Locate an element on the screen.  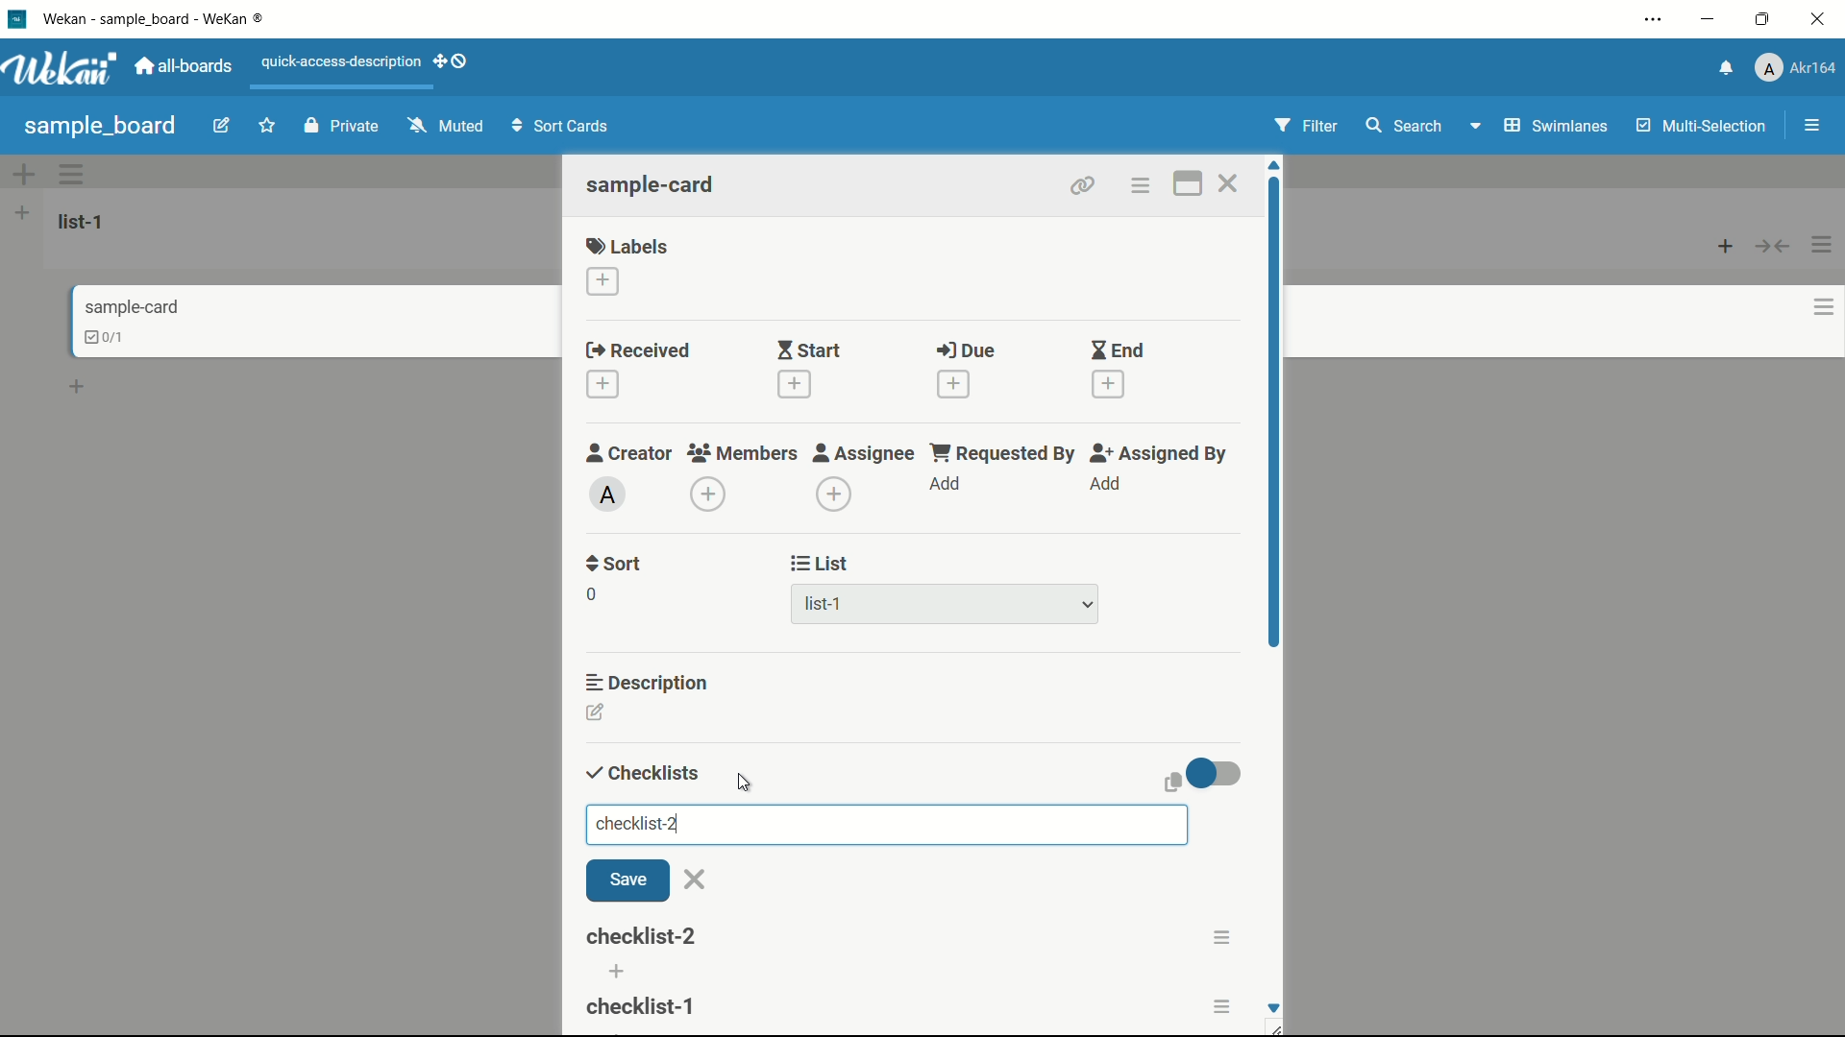
checklist-1 is located at coordinates (643, 936).